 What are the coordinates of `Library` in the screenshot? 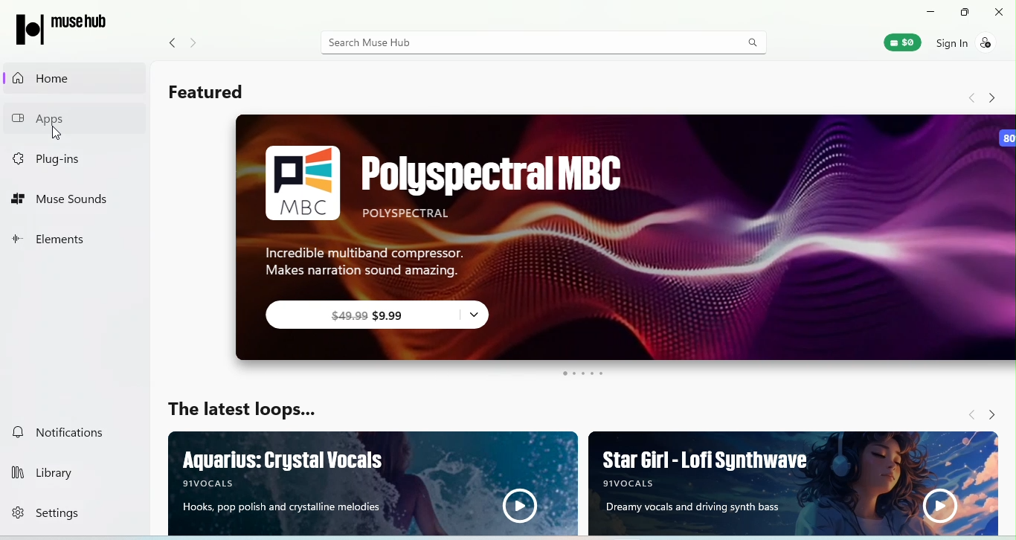 It's located at (62, 470).